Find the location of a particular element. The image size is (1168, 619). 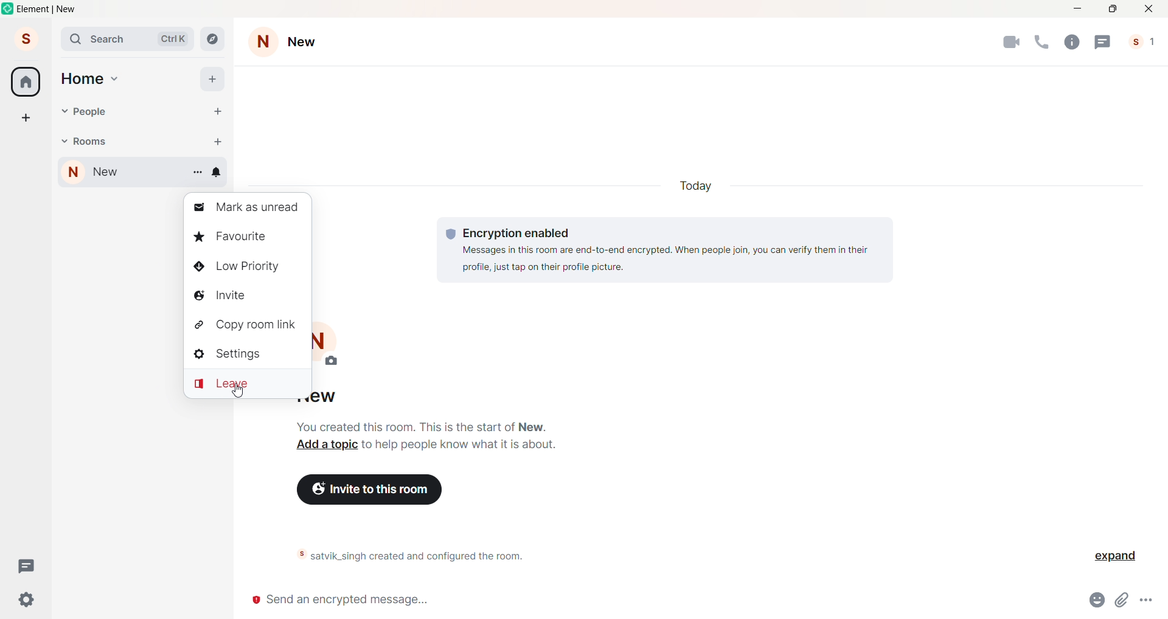

notification options is located at coordinates (220, 173).